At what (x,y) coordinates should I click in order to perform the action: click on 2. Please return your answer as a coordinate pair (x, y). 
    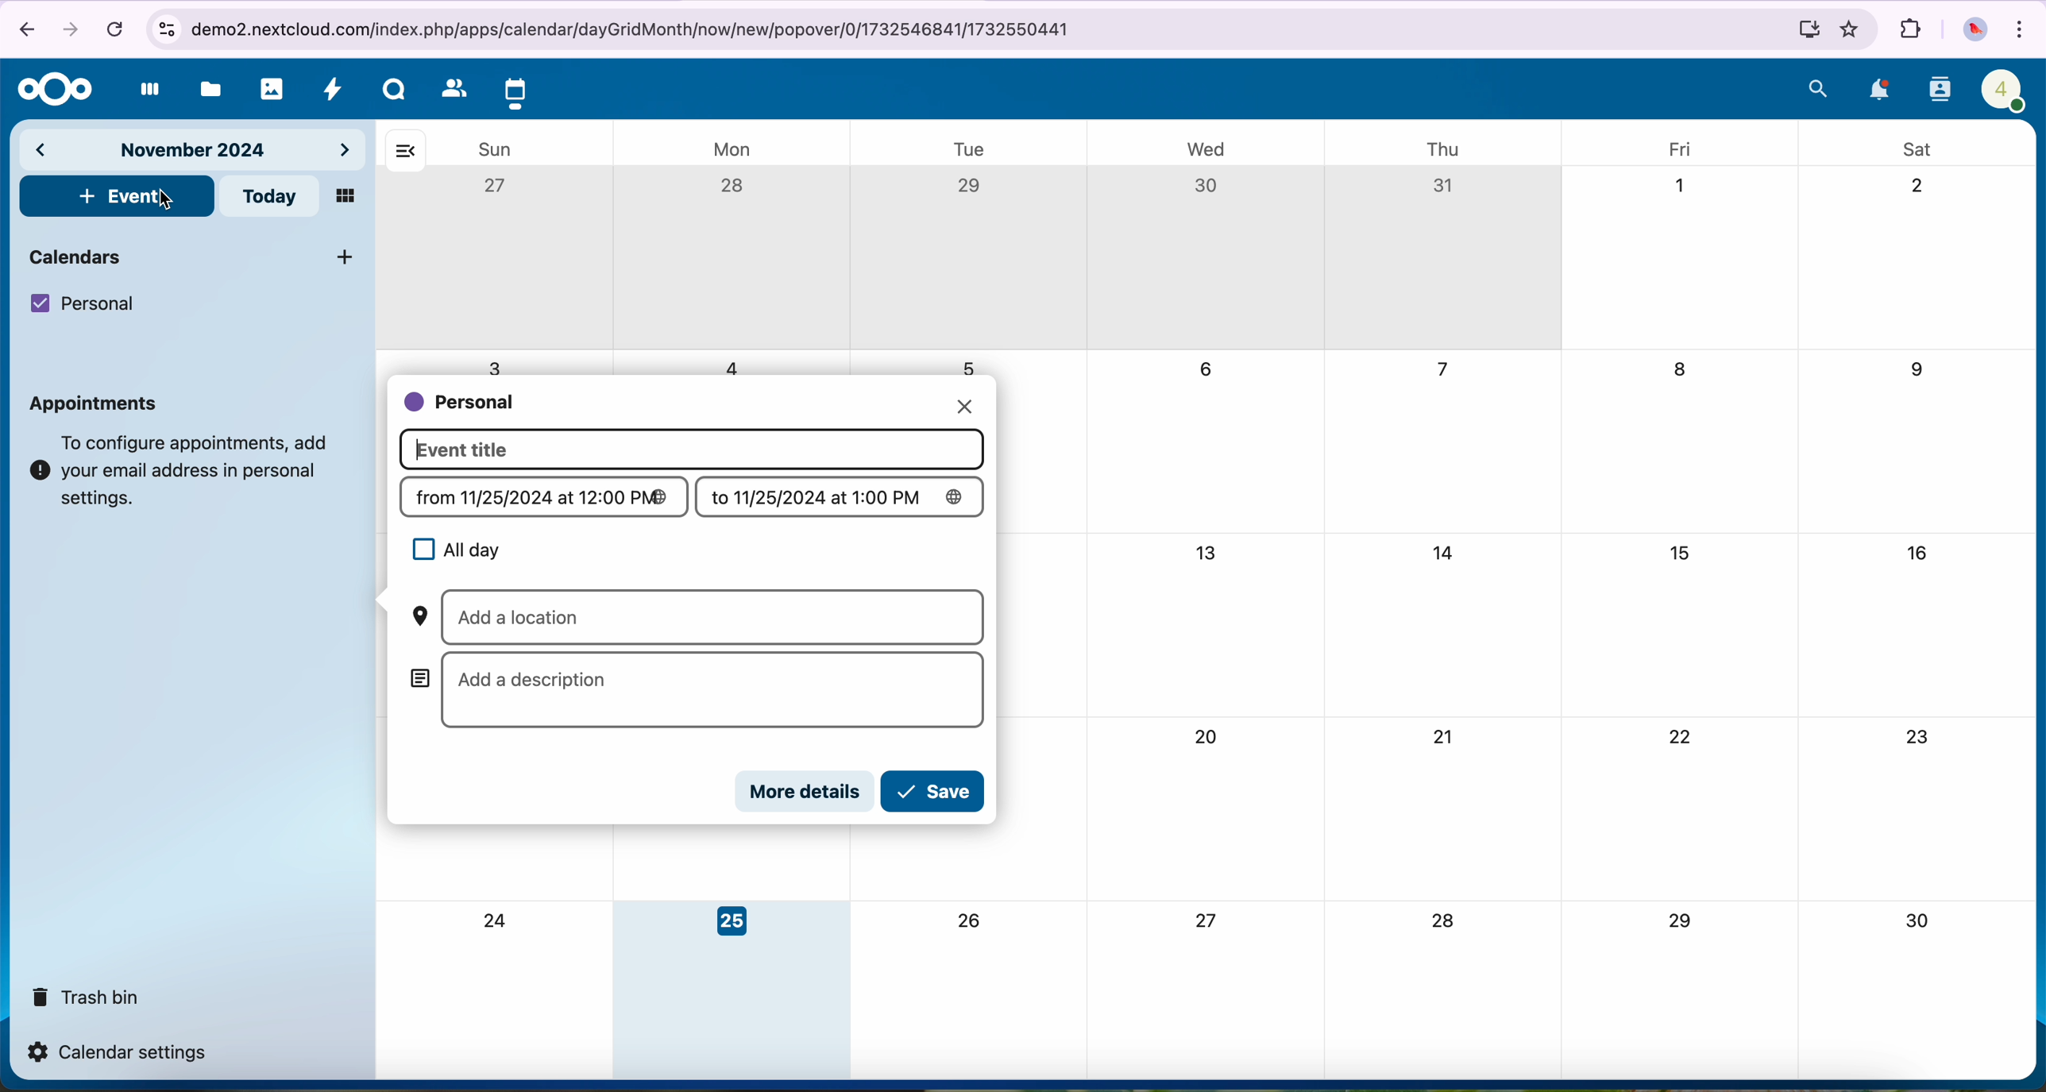
    Looking at the image, I should click on (1918, 187).